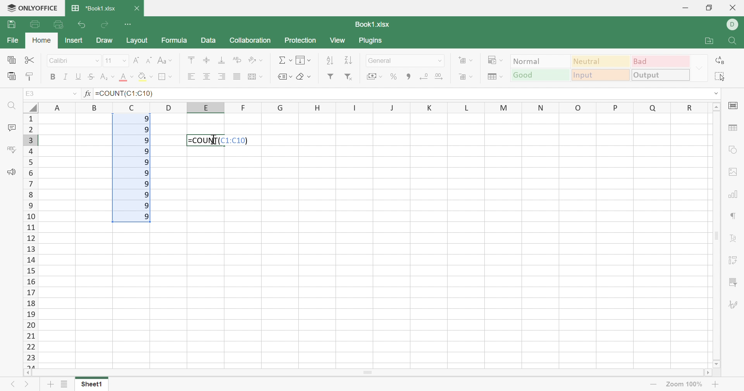 The width and height of the screenshot is (744, 391). Describe the element at coordinates (734, 127) in the screenshot. I see `table settings` at that location.